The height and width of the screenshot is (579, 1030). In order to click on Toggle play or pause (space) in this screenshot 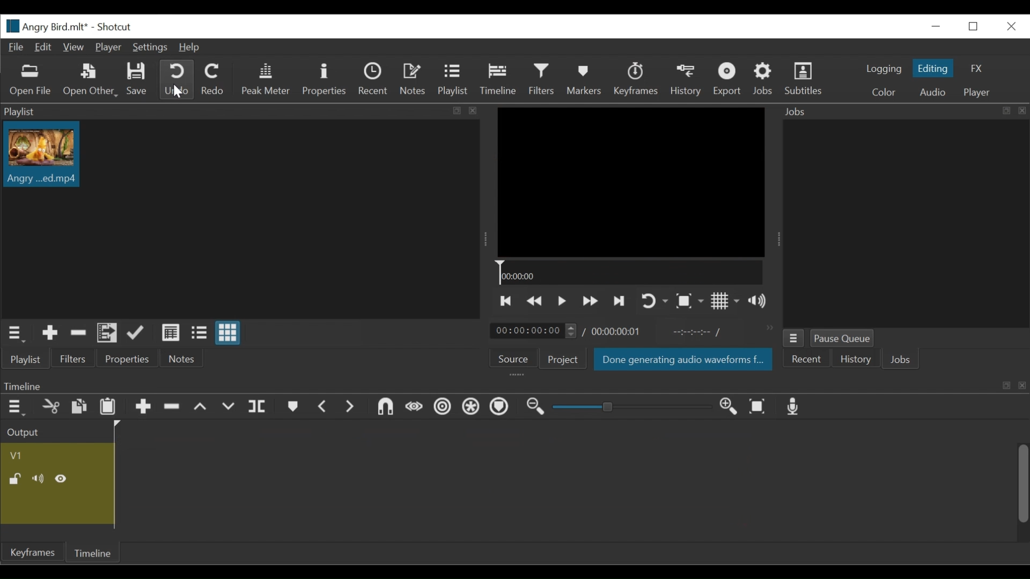, I will do `click(561, 300)`.